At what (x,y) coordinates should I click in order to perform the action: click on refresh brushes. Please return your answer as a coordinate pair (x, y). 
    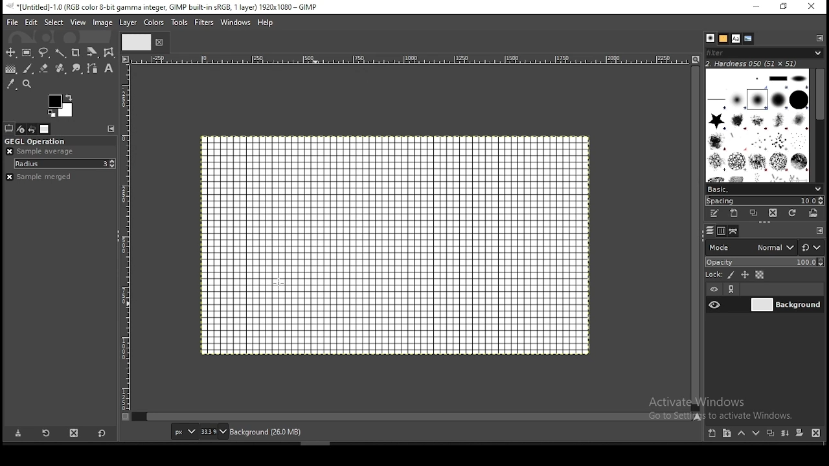
    Looking at the image, I should click on (793, 214).